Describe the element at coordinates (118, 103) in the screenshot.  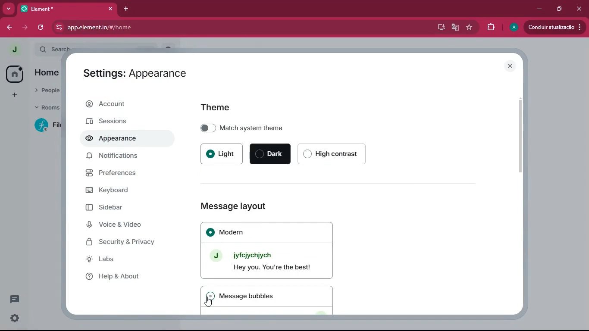
I see `Account` at that location.